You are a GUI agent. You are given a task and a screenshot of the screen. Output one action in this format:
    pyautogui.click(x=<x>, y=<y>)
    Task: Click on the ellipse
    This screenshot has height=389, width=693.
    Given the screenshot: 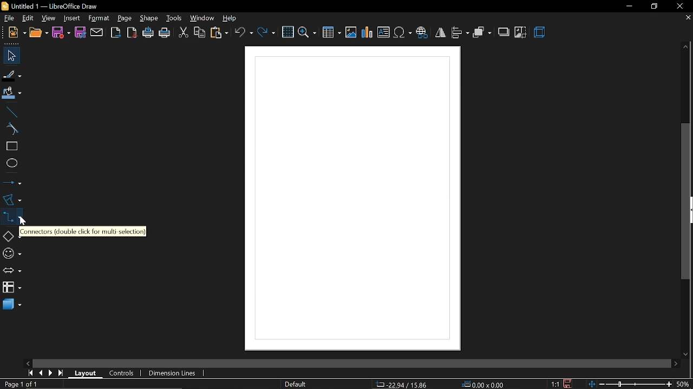 What is the action you would take?
    pyautogui.click(x=10, y=162)
    